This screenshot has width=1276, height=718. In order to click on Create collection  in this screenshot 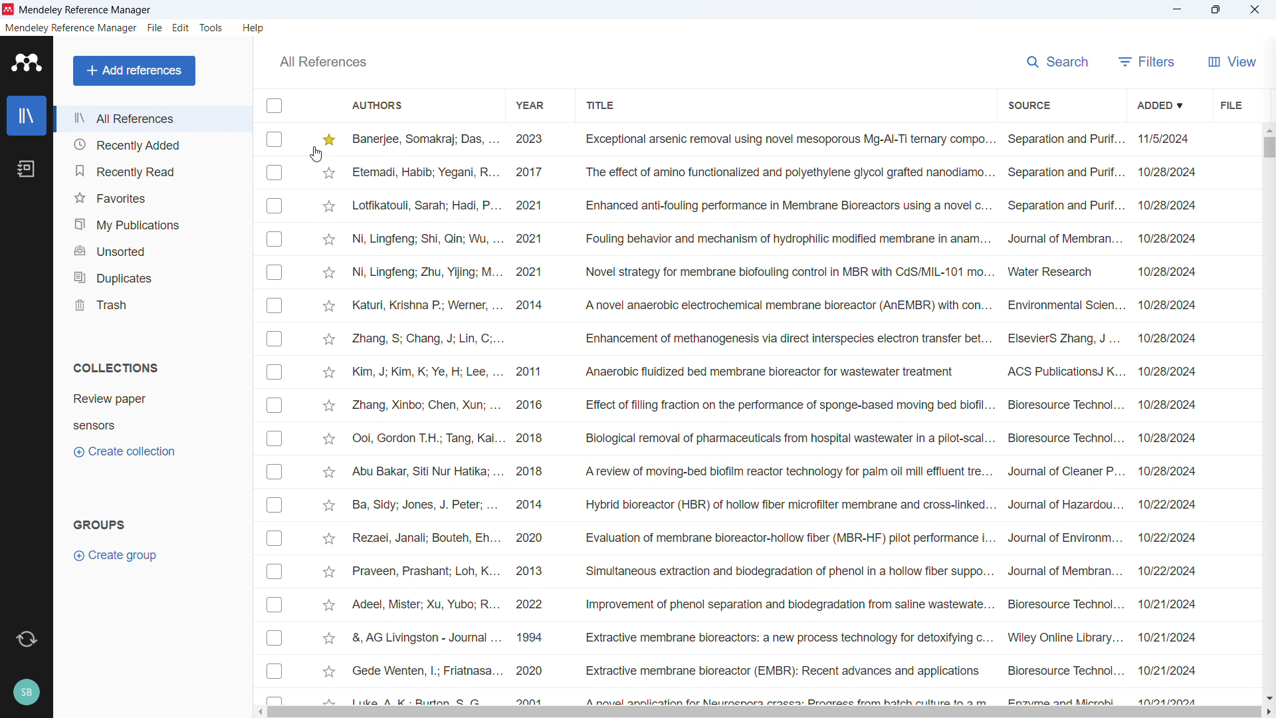, I will do `click(124, 451)`.